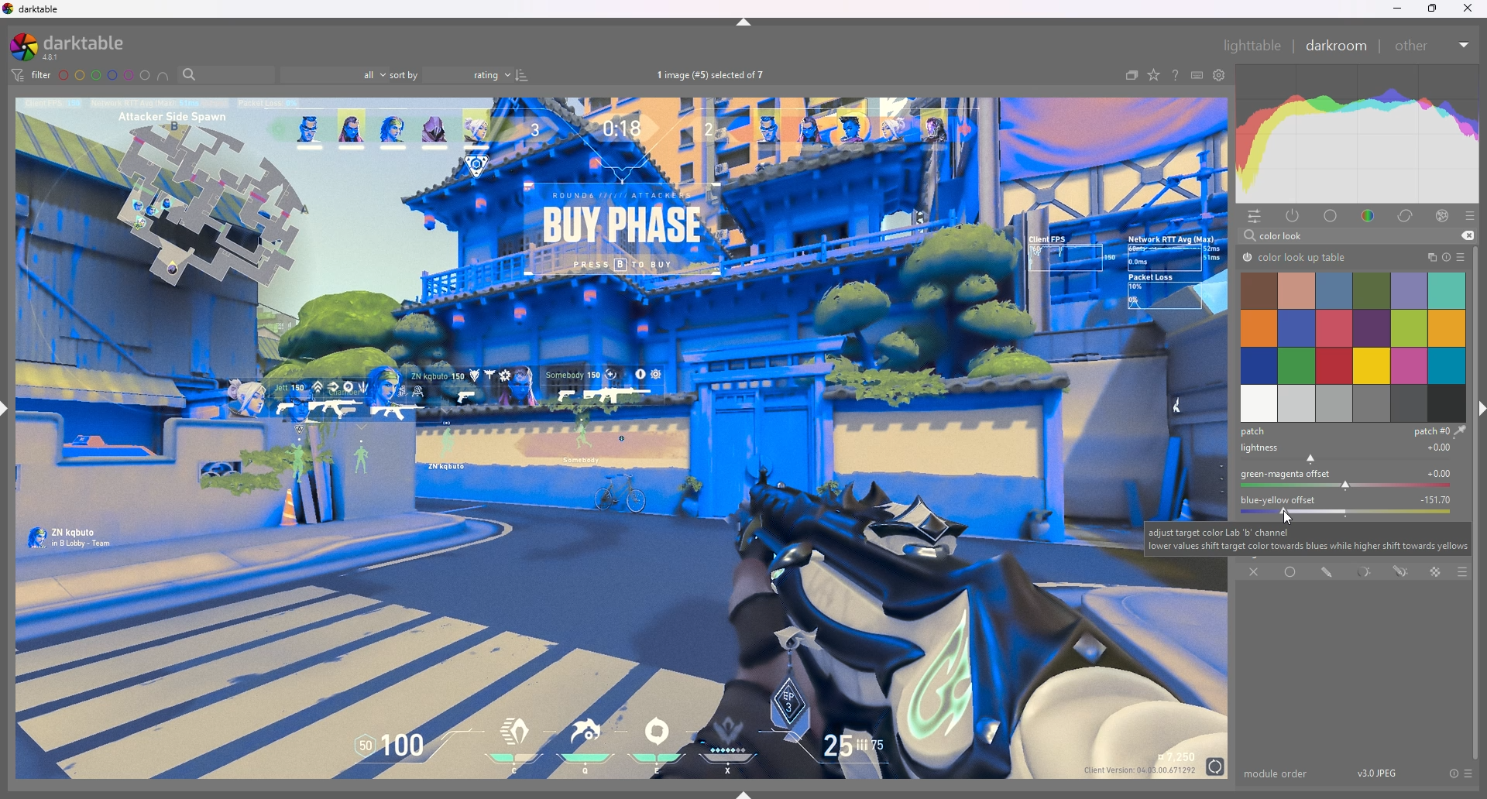  Describe the element at coordinates (1294, 216) in the screenshot. I see `active modules` at that location.